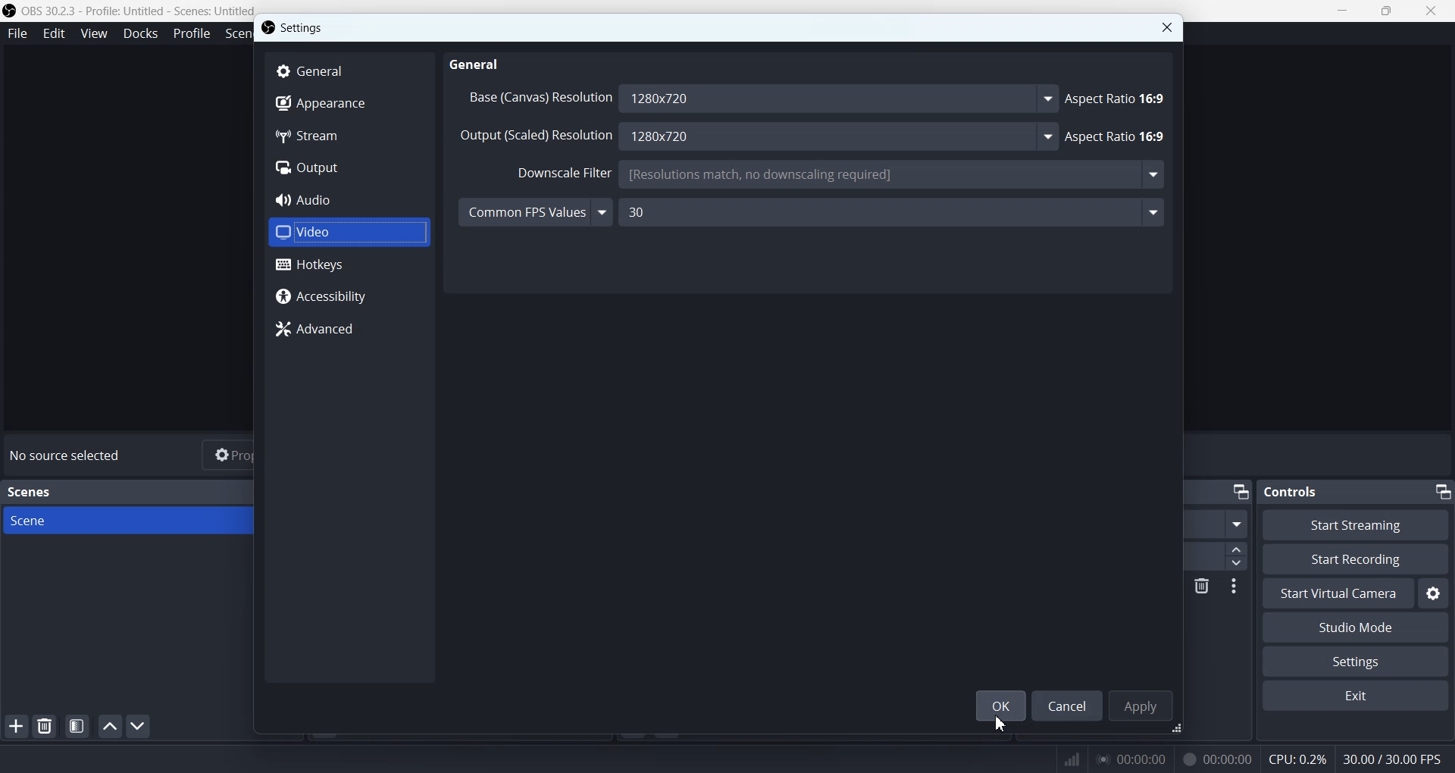 Image resolution: width=1455 pixels, height=773 pixels. Describe the element at coordinates (350, 70) in the screenshot. I see `General` at that location.